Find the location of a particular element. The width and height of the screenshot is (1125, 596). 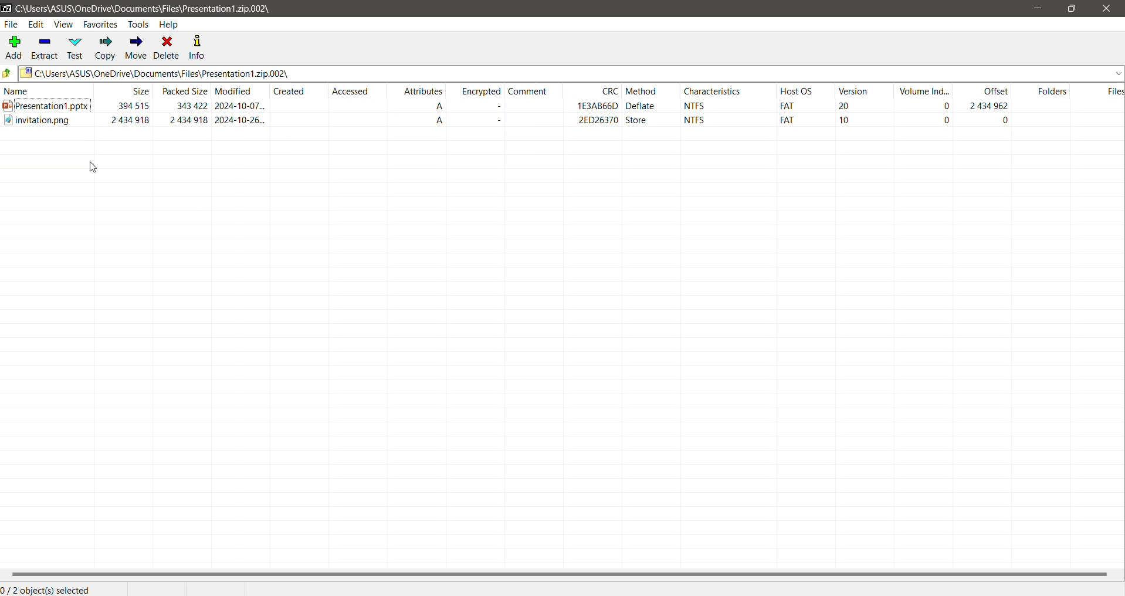

394515 is located at coordinates (133, 106).